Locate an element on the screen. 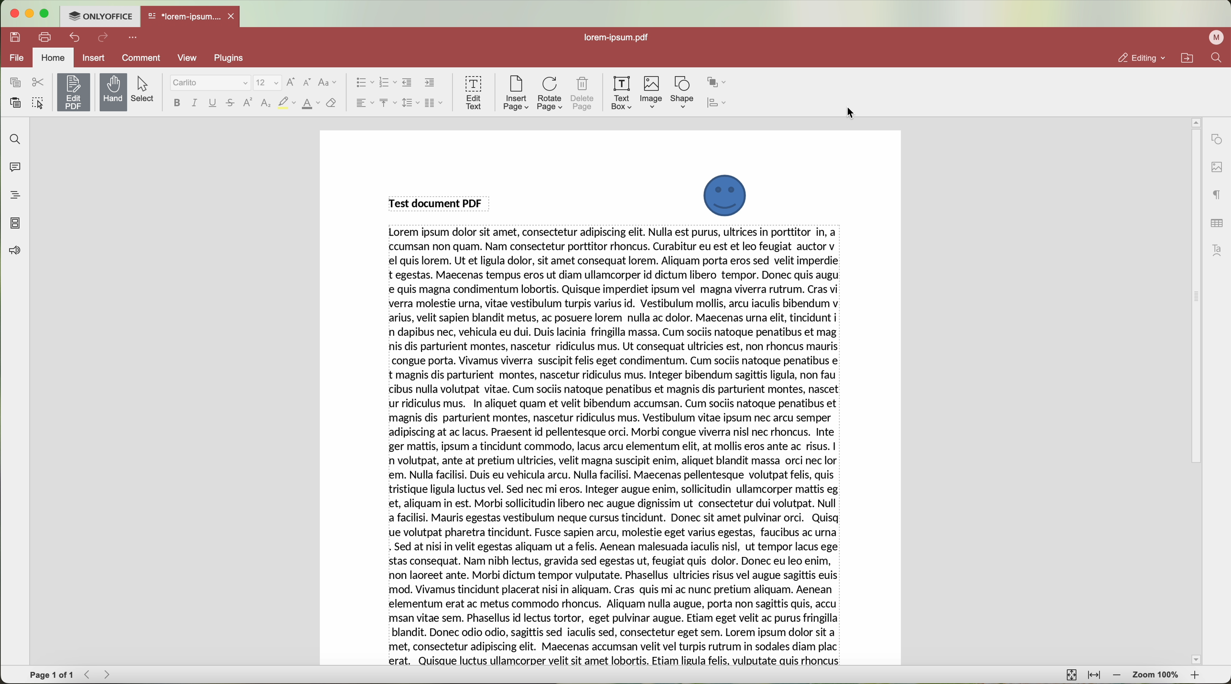  subscript is located at coordinates (266, 104).